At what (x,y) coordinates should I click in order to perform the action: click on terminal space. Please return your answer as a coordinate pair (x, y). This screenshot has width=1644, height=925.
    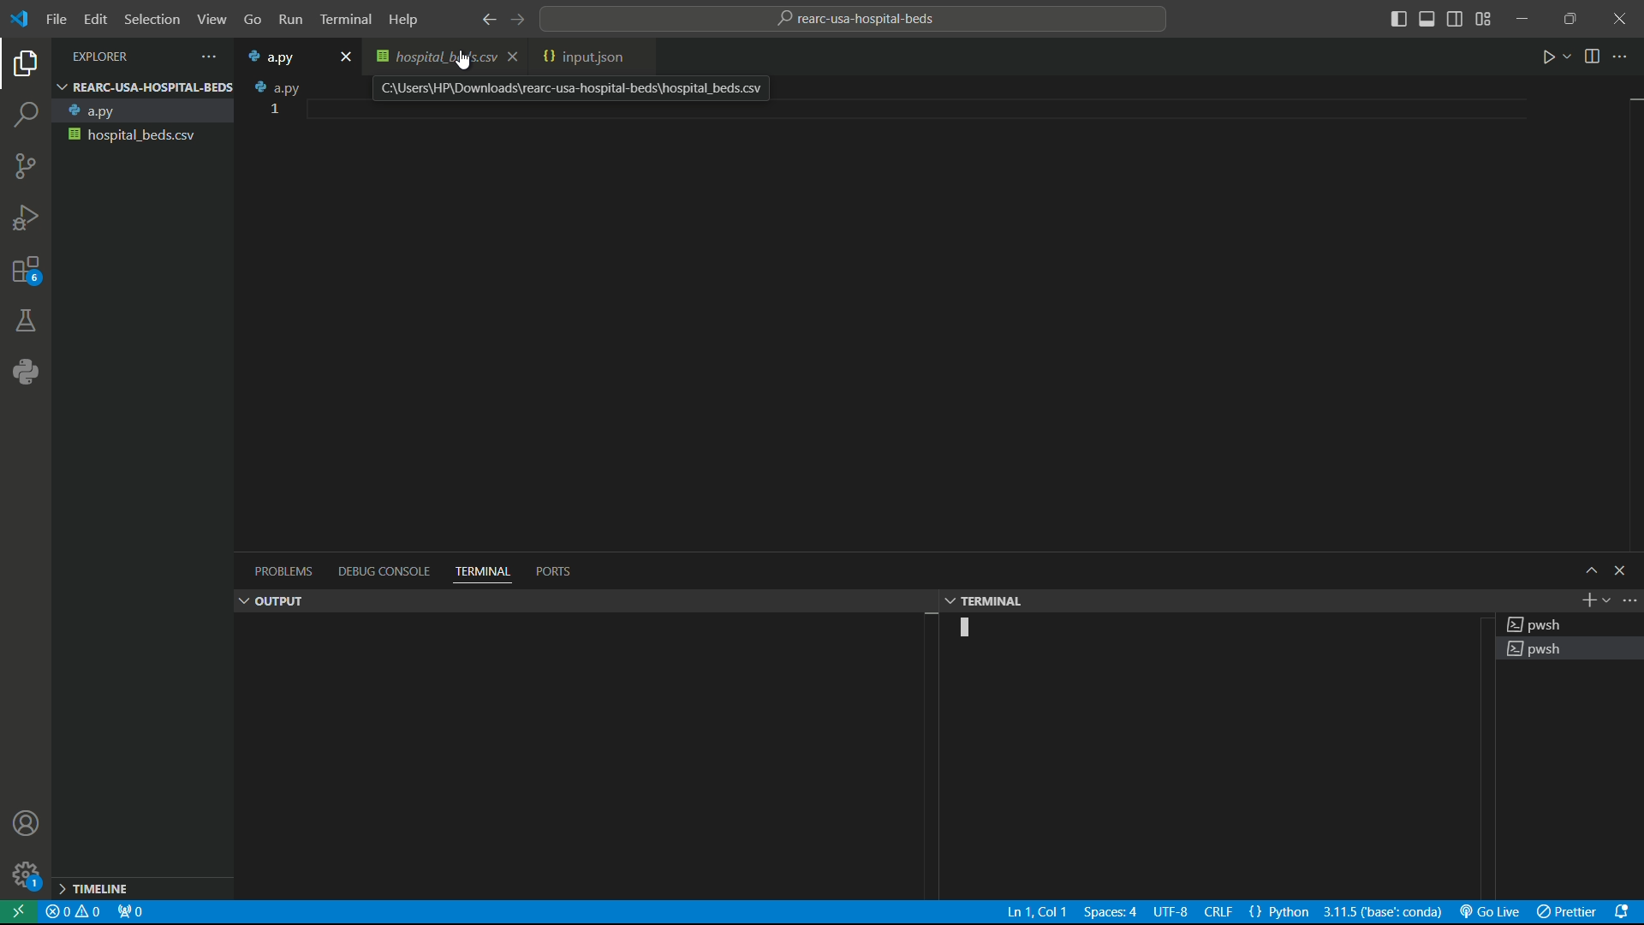
    Looking at the image, I should click on (1212, 758).